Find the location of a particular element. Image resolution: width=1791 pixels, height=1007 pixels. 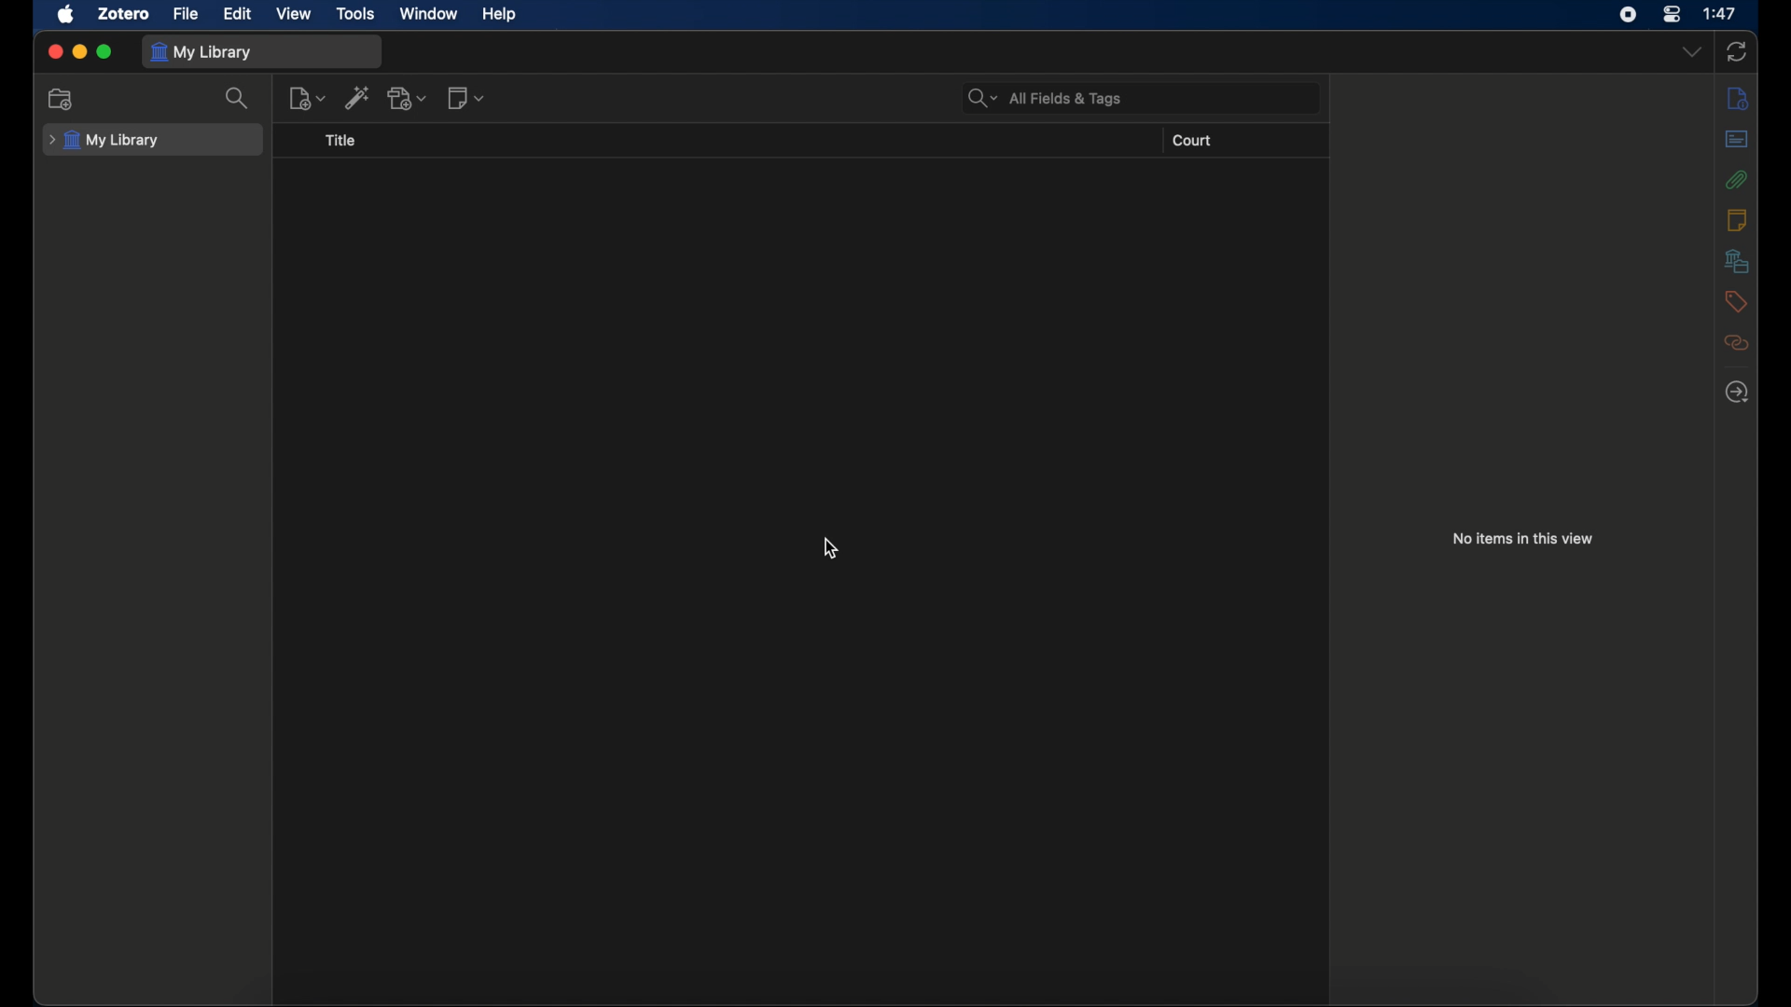

minimize is located at coordinates (80, 50).